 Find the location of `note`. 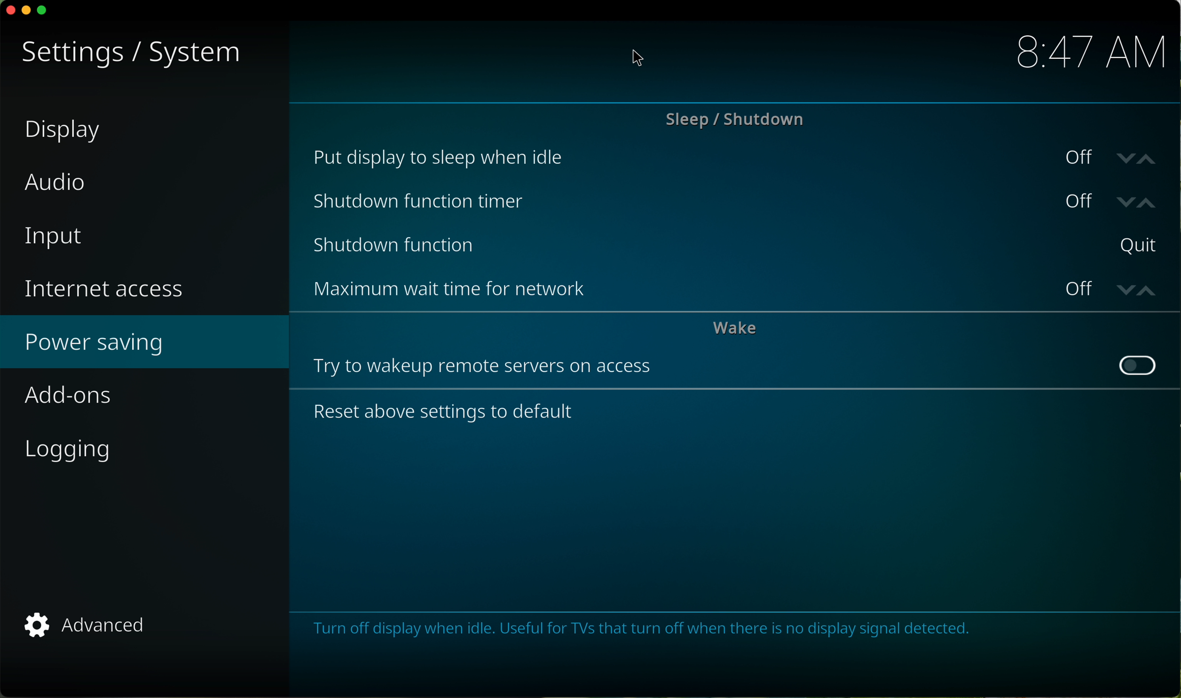

note is located at coordinates (648, 630).